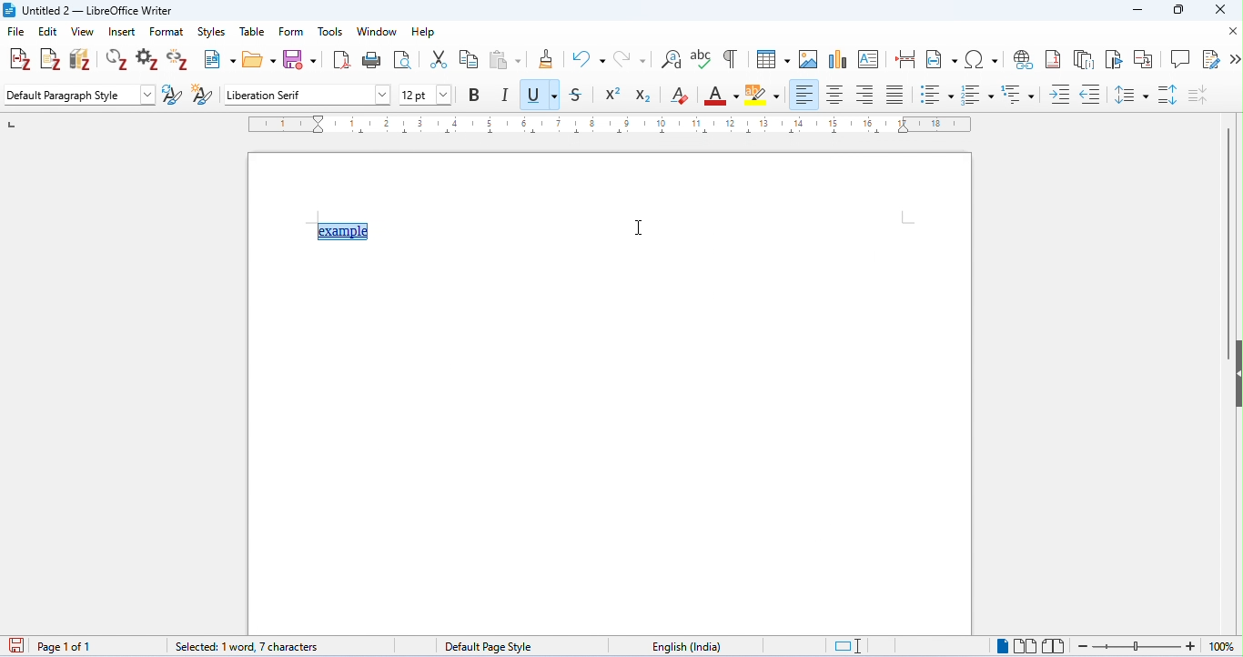  Describe the element at coordinates (1235, 61) in the screenshot. I see `more` at that location.